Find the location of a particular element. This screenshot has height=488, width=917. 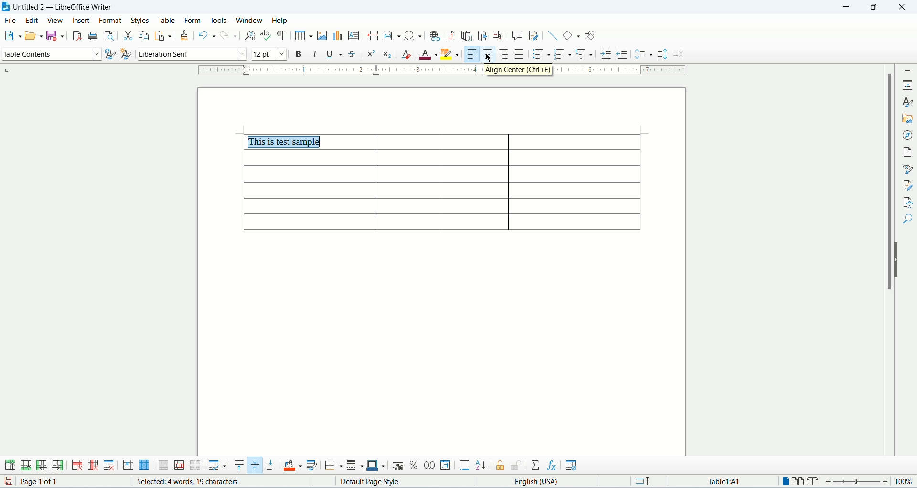

insert special characters is located at coordinates (412, 35).